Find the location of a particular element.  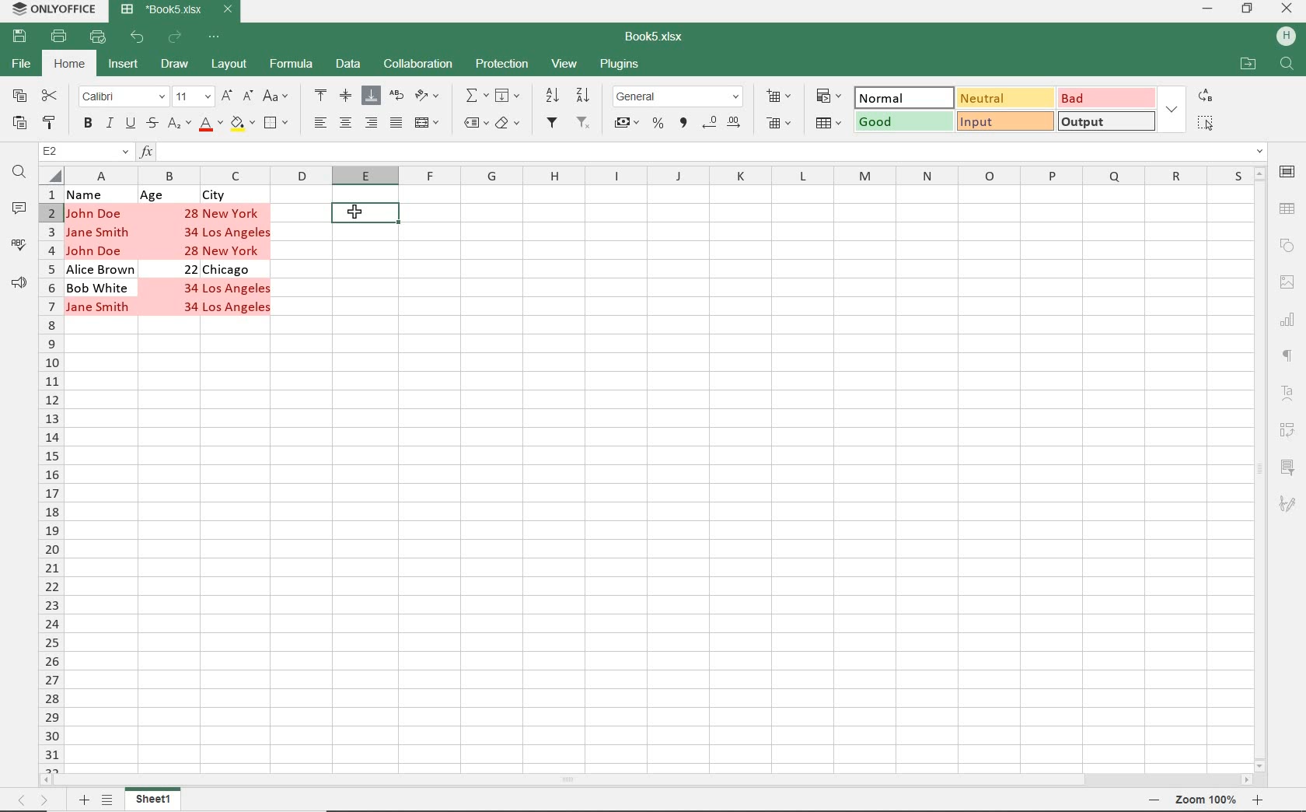

FORMAT AS TABLE TEMPLATE is located at coordinates (829, 124).